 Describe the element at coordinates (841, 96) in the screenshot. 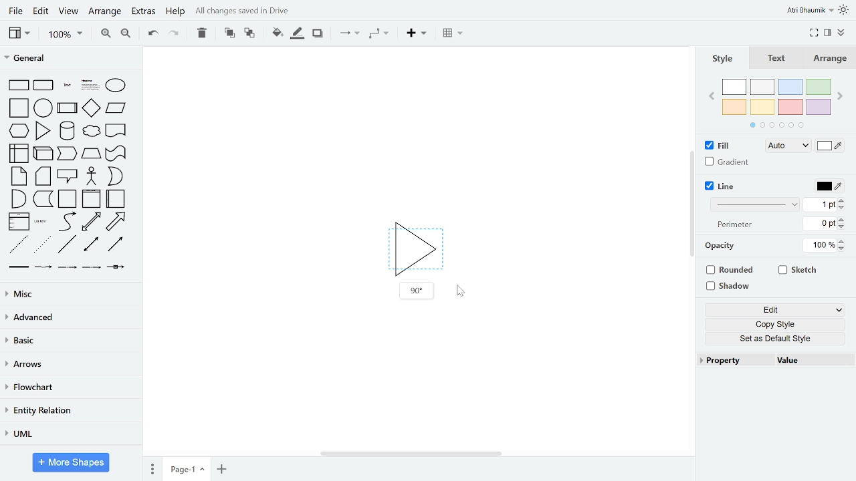

I see `next` at that location.